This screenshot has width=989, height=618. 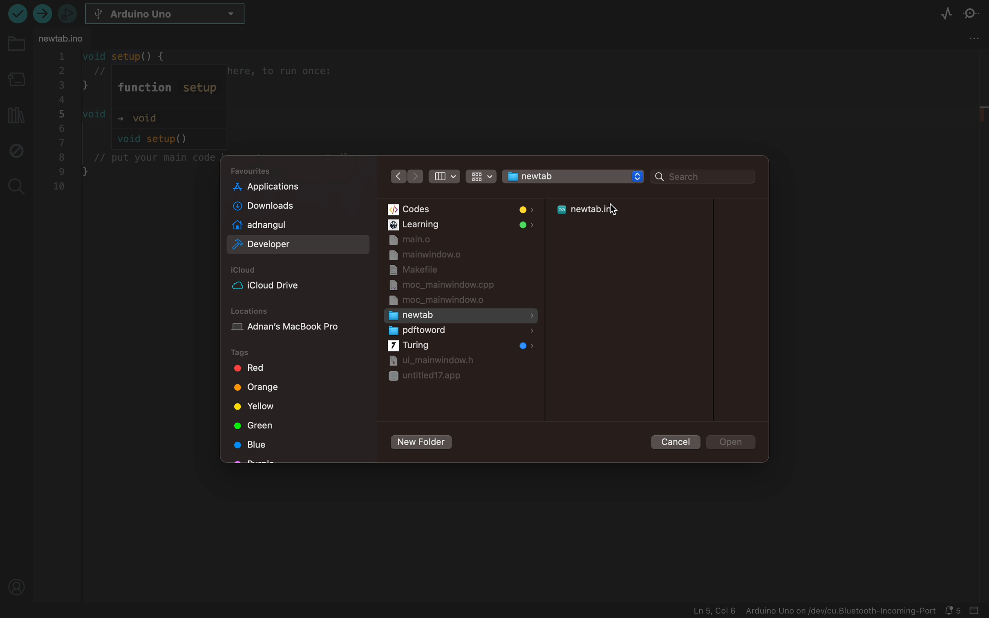 I want to click on icloud drive, so click(x=281, y=285).